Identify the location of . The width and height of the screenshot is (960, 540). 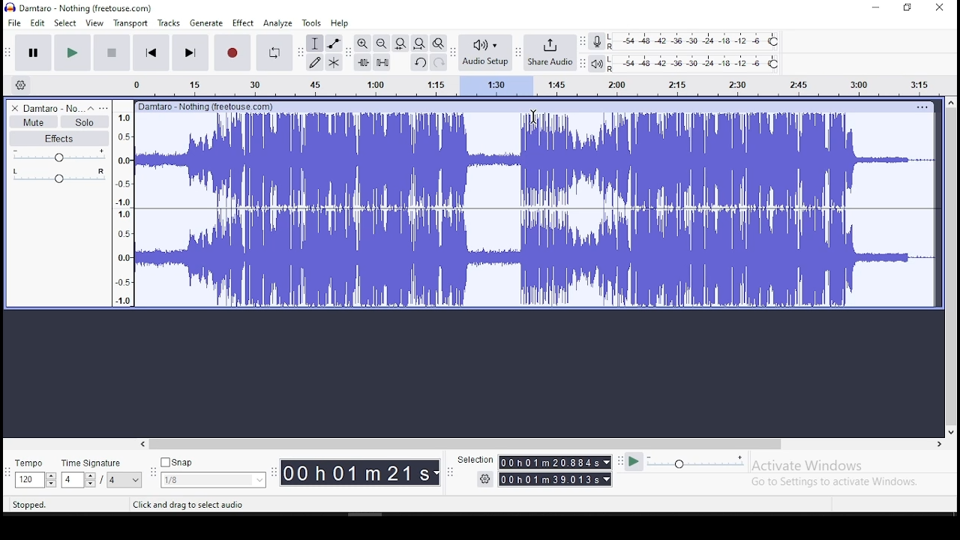
(517, 52).